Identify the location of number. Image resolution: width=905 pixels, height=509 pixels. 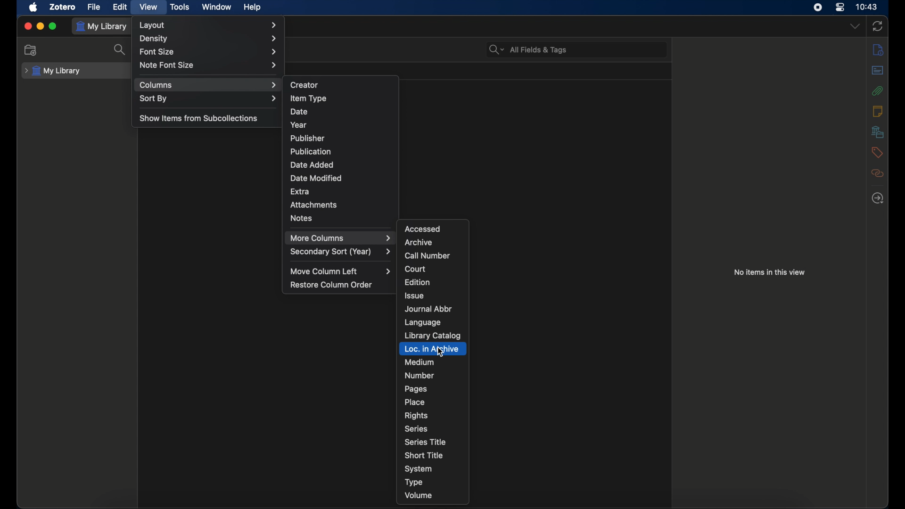
(419, 375).